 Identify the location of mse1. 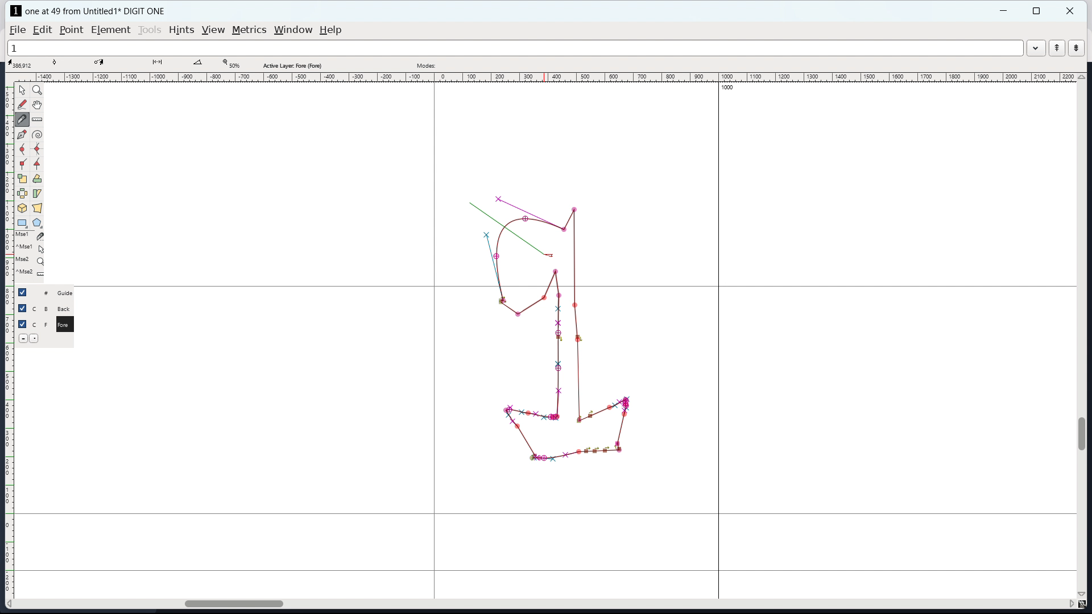
(30, 235).